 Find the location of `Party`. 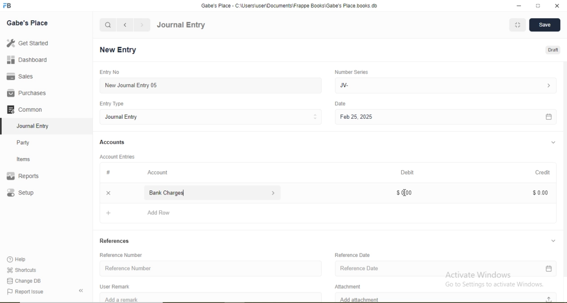

Party is located at coordinates (29, 142).